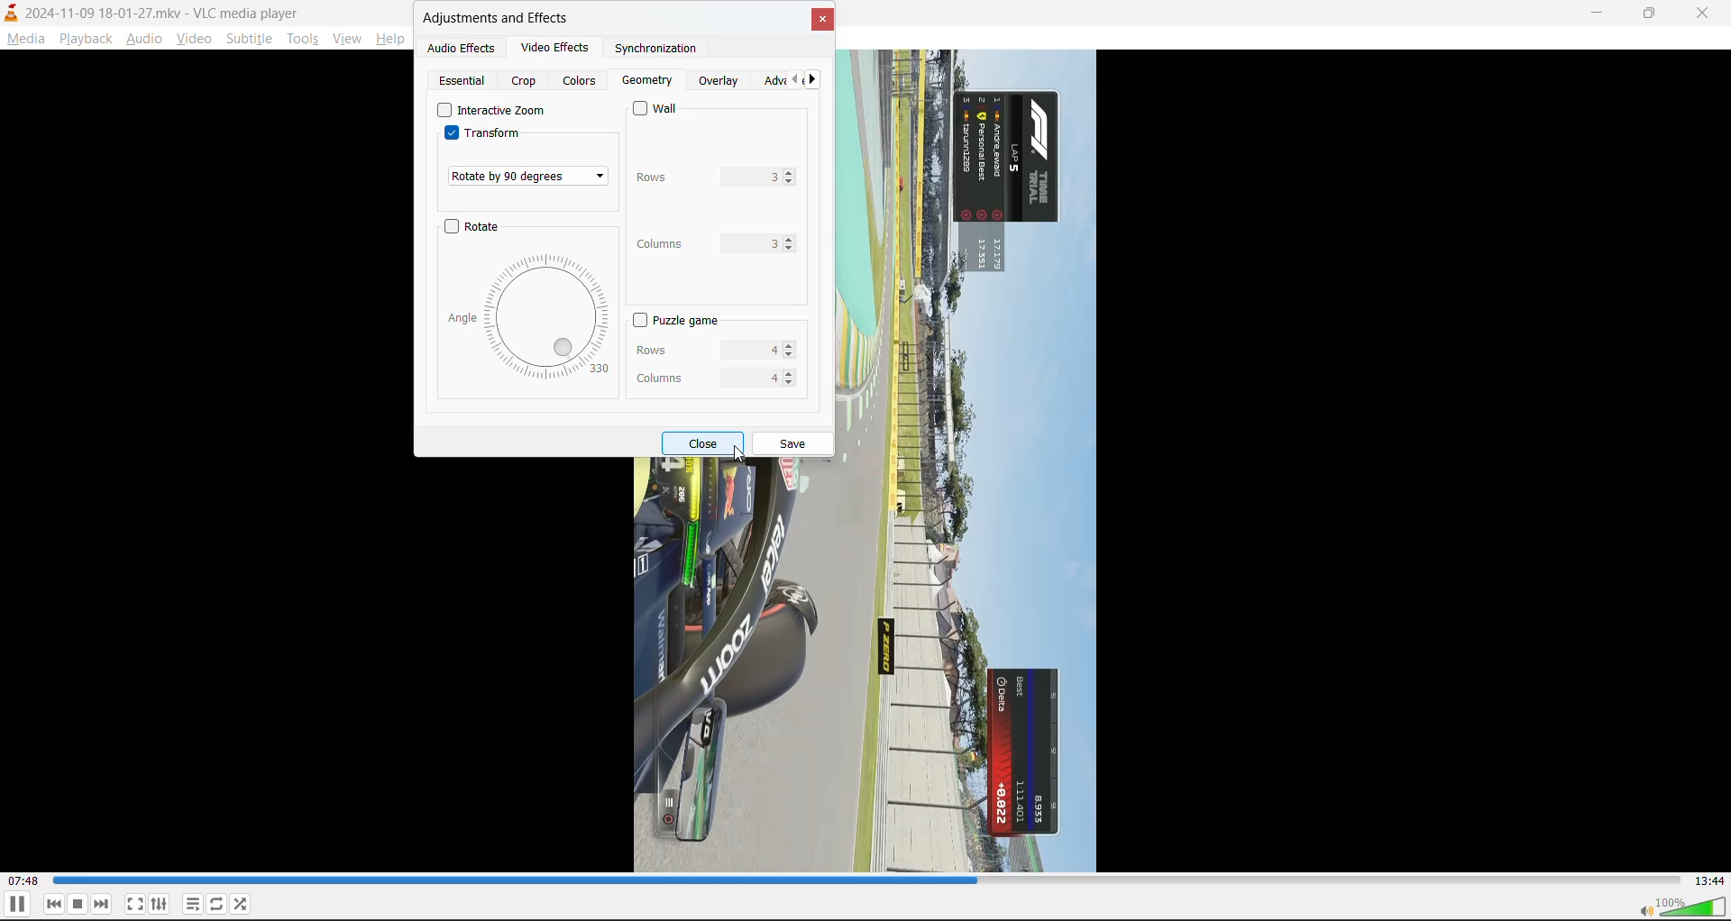 The height and width of the screenshot is (921, 1731). I want to click on previous, so click(793, 78).